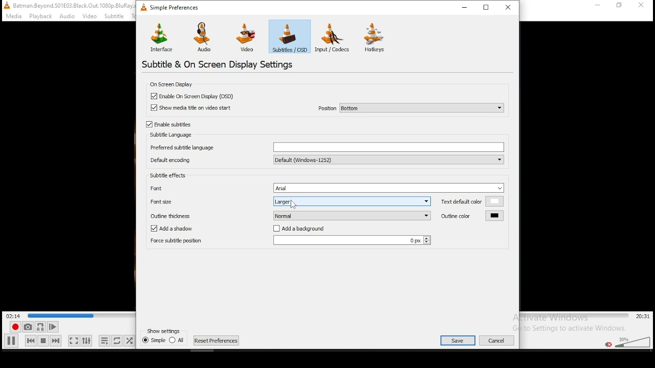  Describe the element at coordinates (327, 188) in the screenshot. I see `font` at that location.